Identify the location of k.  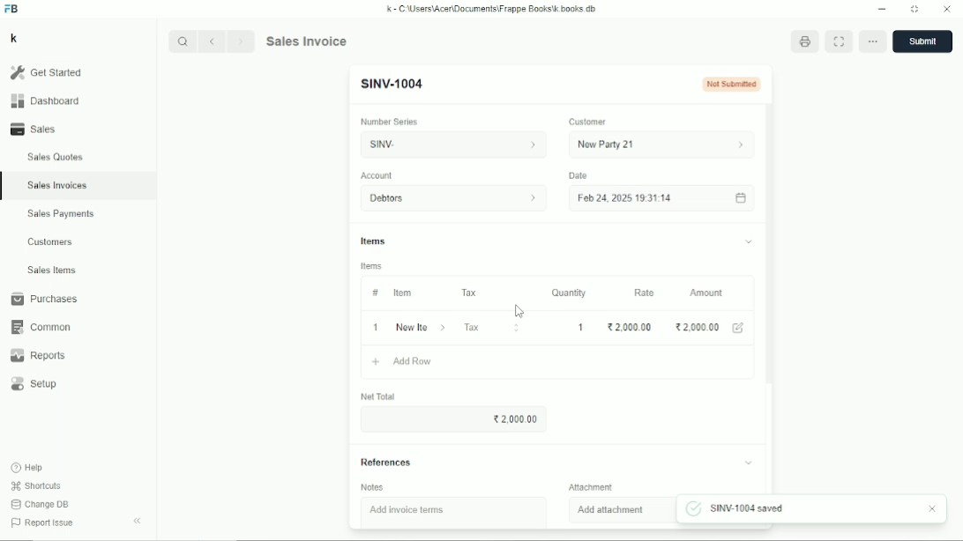
(13, 38).